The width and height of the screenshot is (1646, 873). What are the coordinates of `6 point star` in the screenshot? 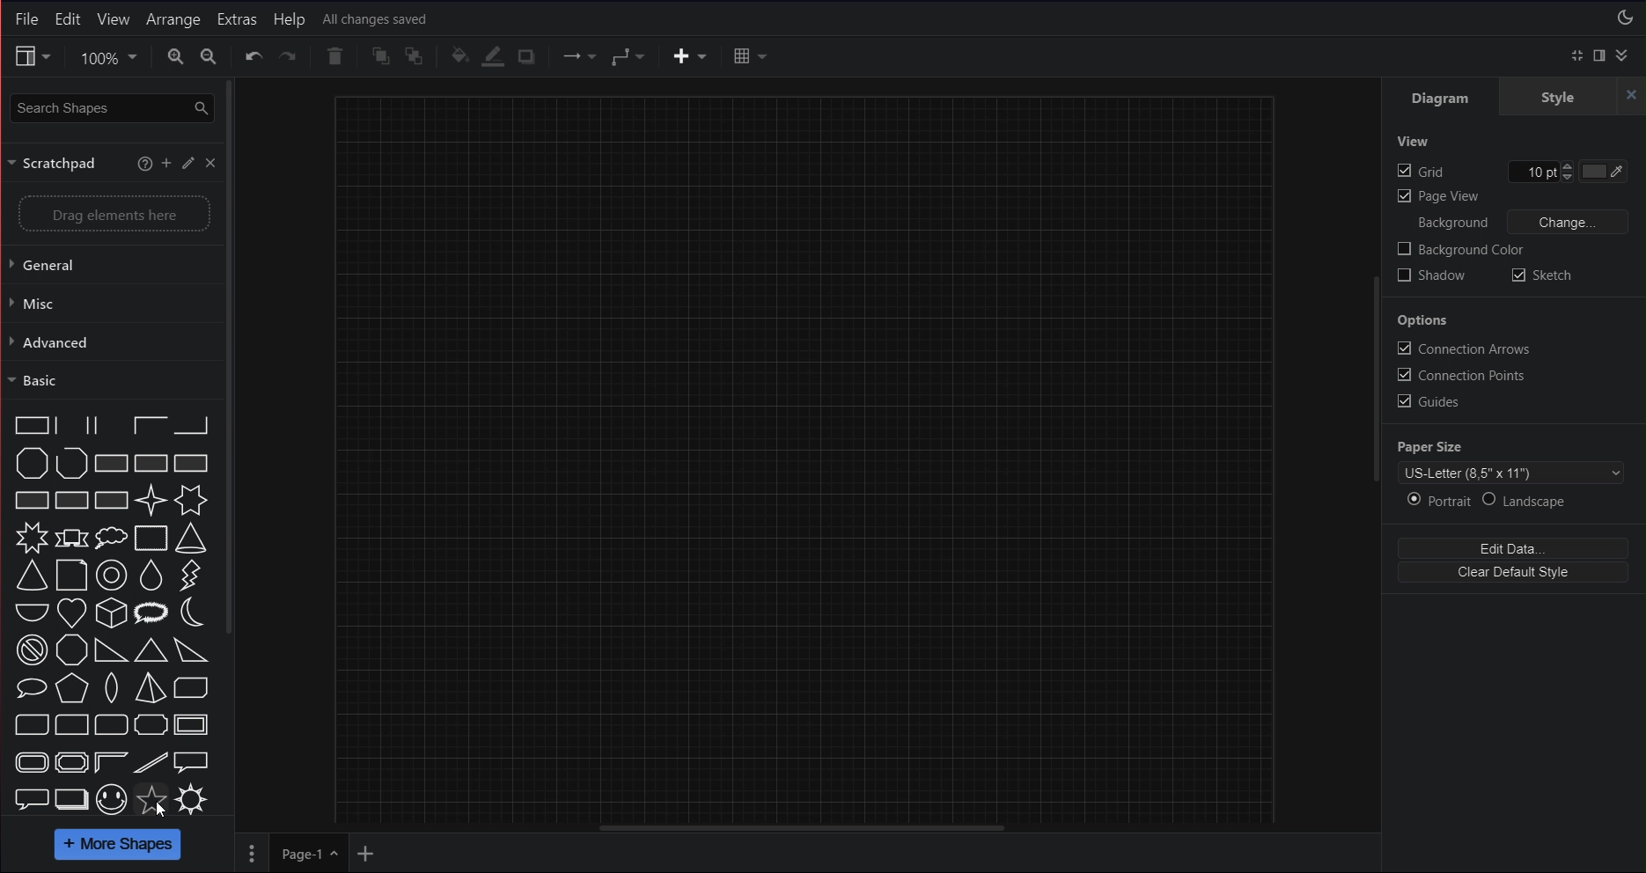 It's located at (191, 500).